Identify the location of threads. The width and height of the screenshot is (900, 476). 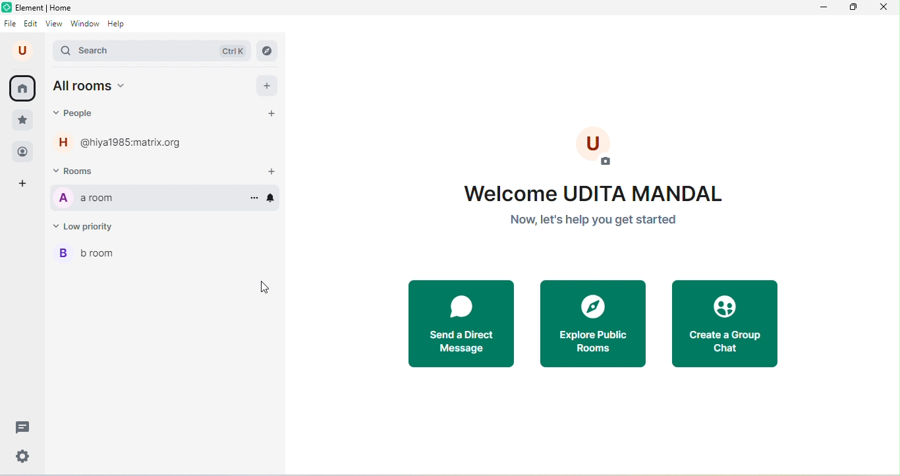
(25, 427).